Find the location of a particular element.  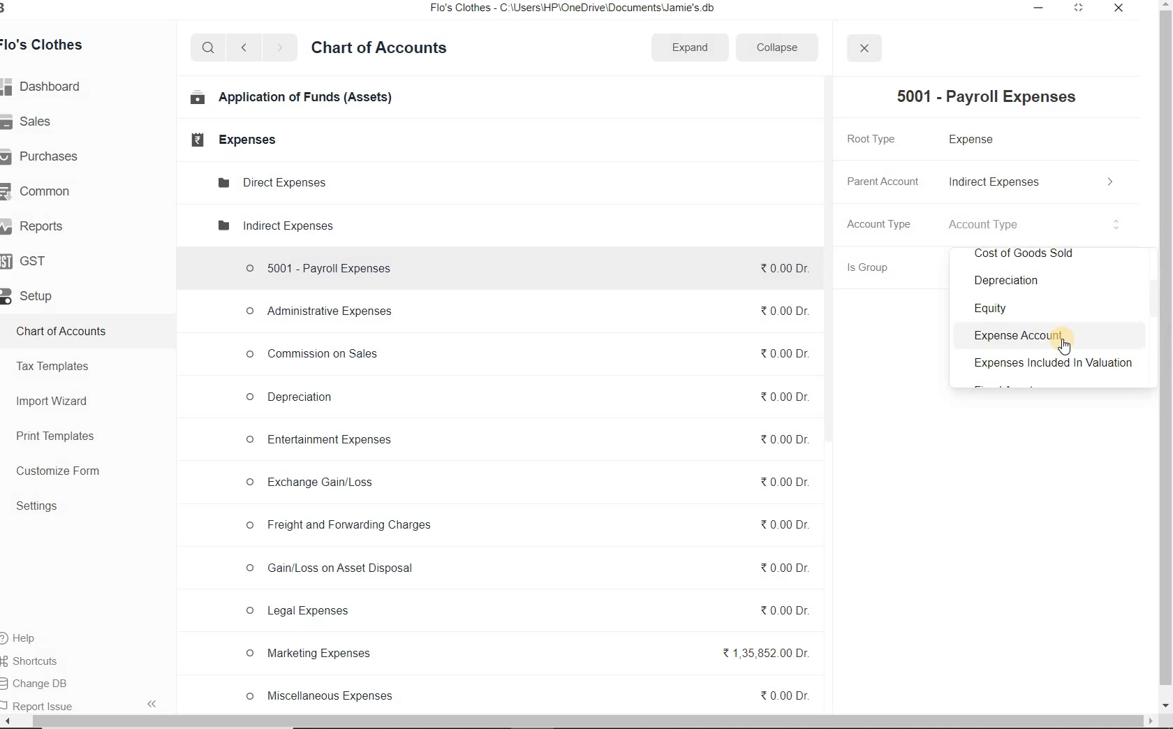

Dashboard is located at coordinates (48, 87).